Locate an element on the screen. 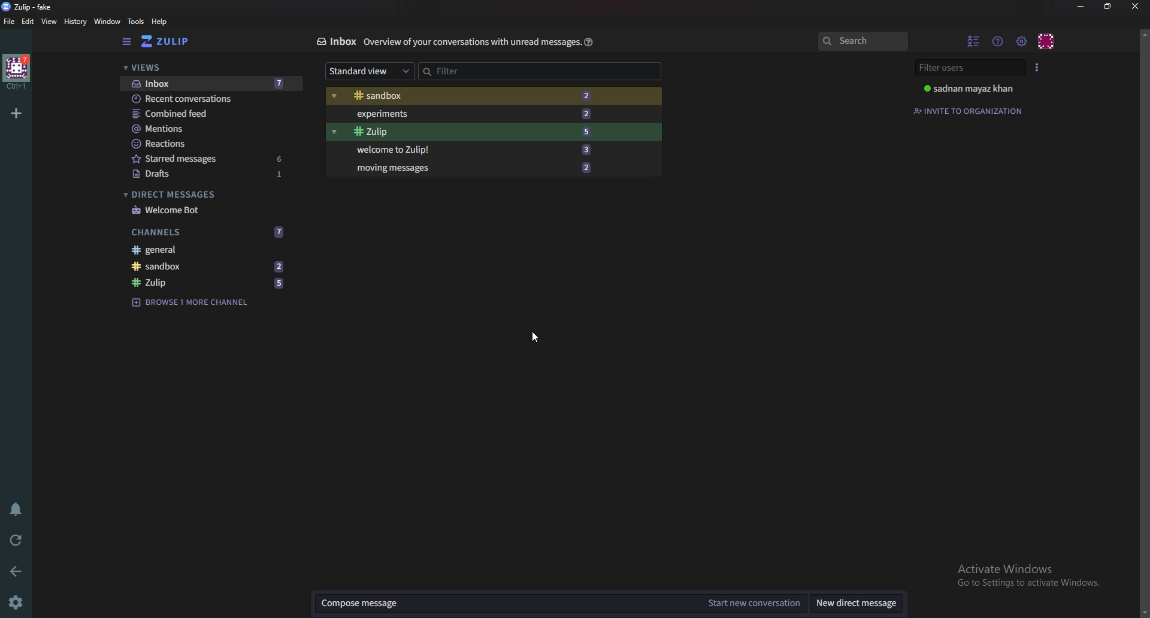 The height and width of the screenshot is (618, 1150). Invite to organization is located at coordinates (969, 110).